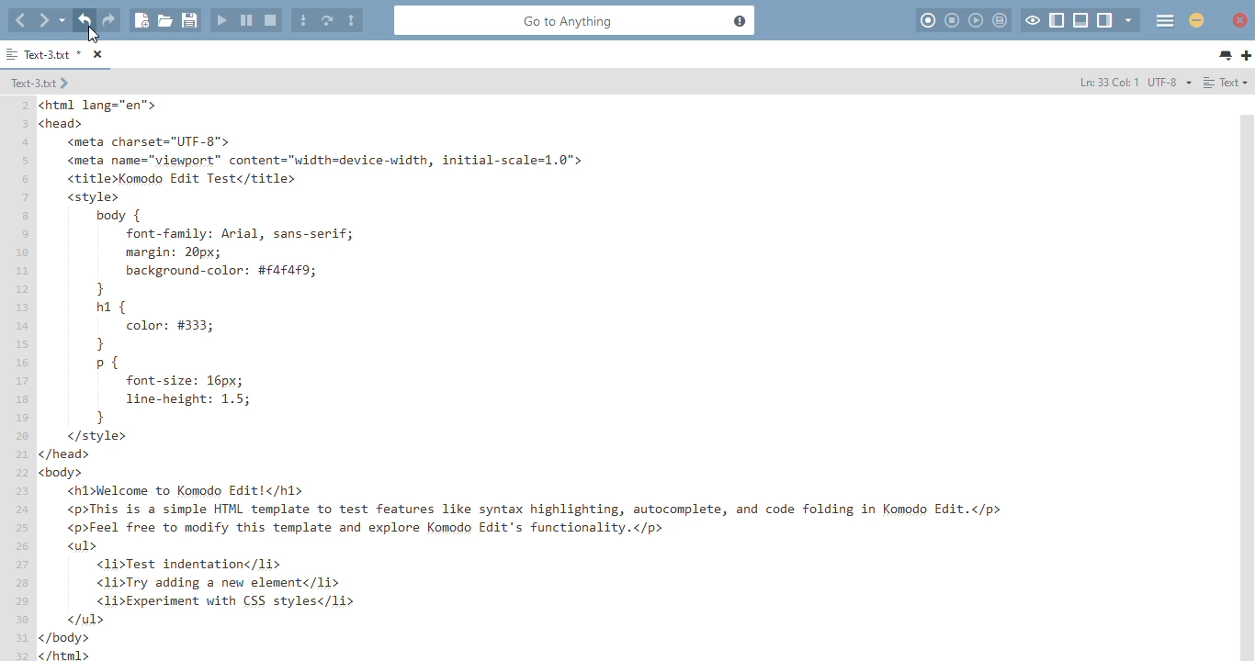 This screenshot has width=1255, height=661. What do you see at coordinates (630, 378) in the screenshot?
I see `code` at bounding box center [630, 378].